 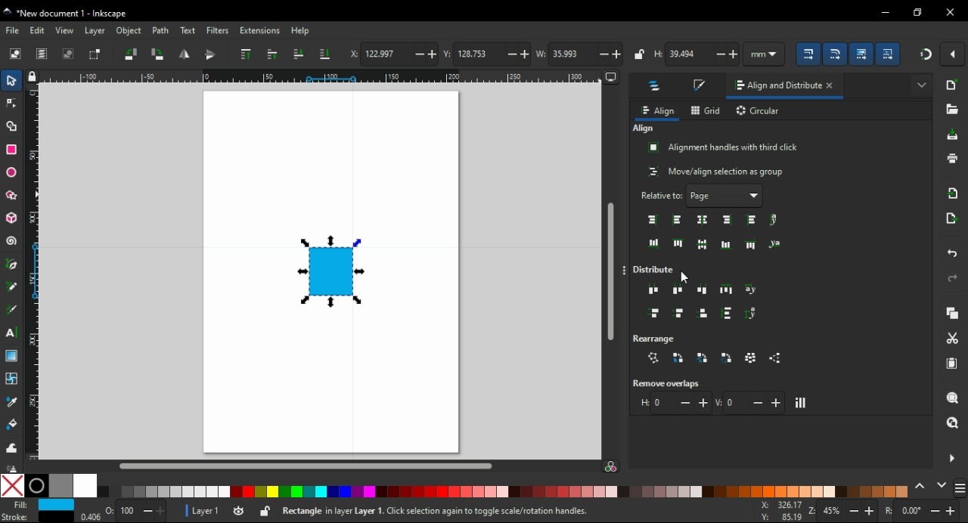 I want to click on mesh tool, so click(x=12, y=378).